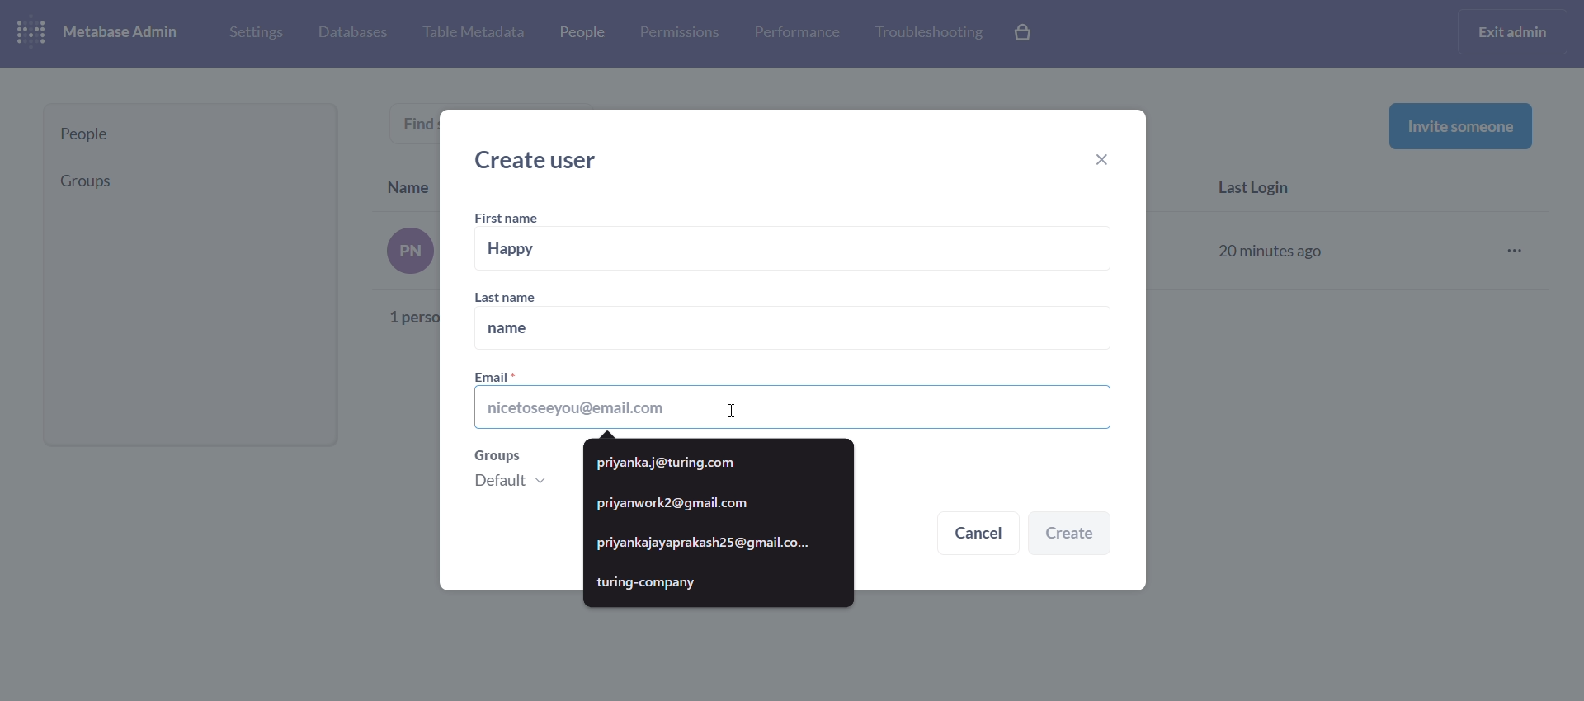  I want to click on last login, so click(1262, 190).